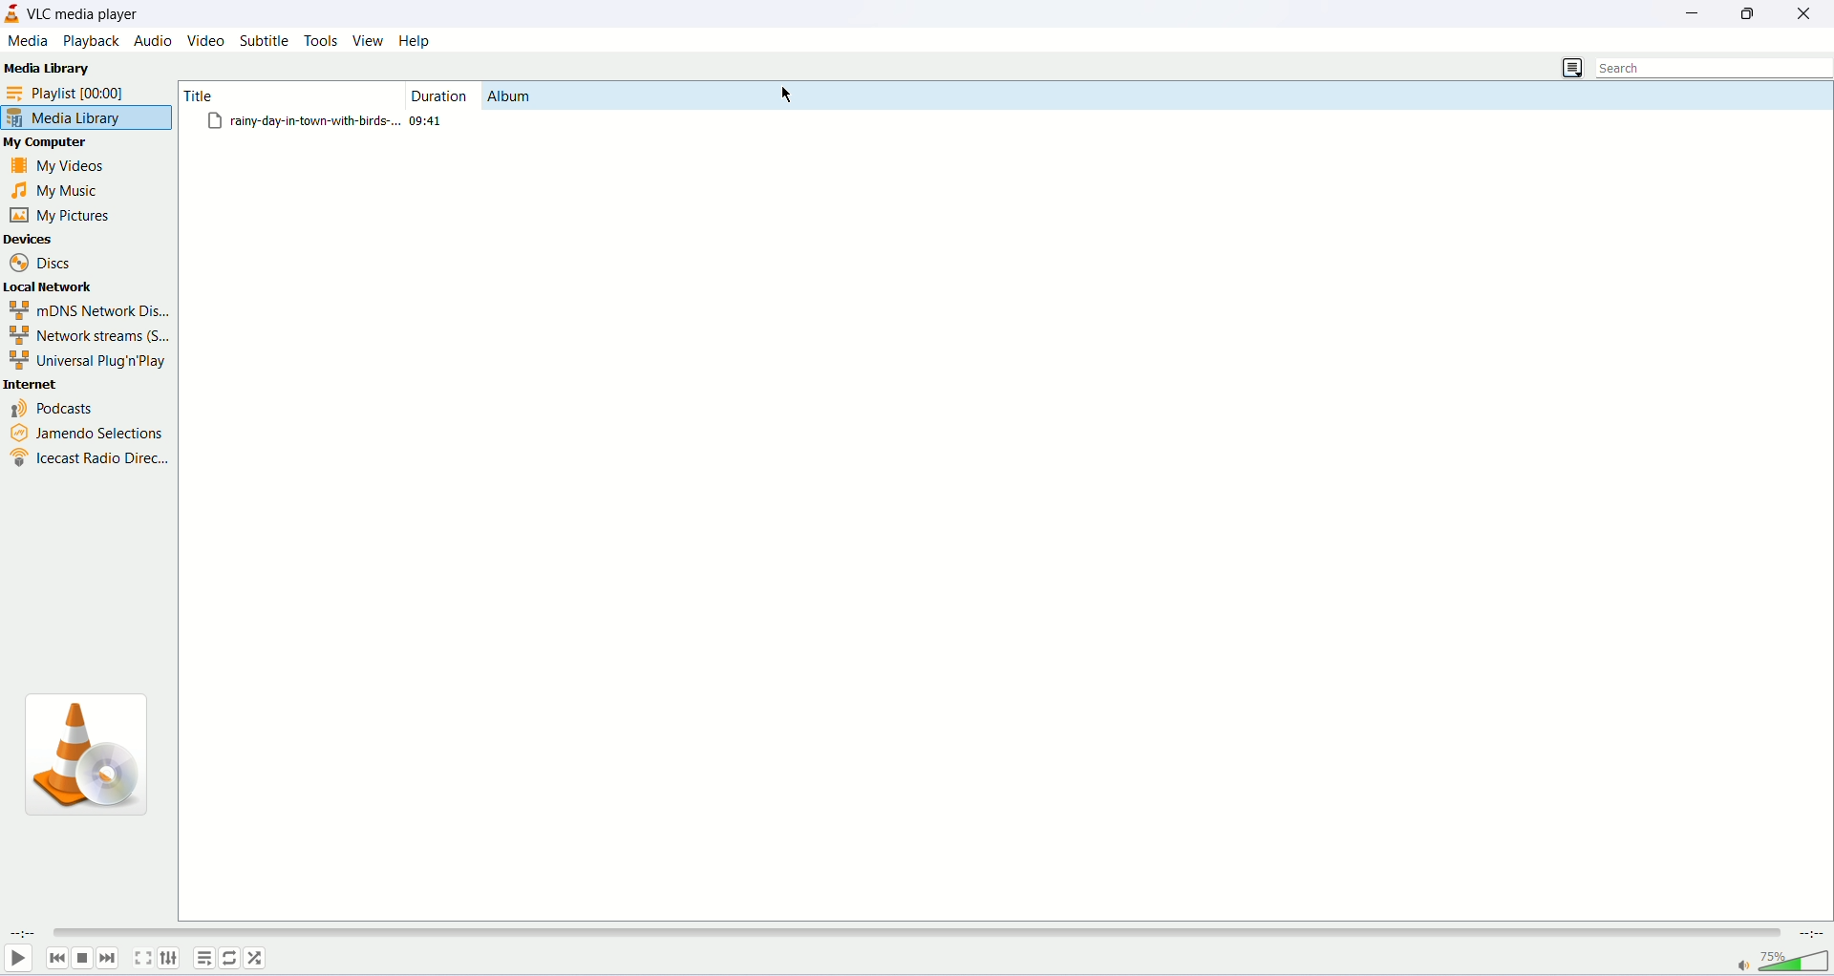 The height and width of the screenshot is (976, 1834). What do you see at coordinates (93, 40) in the screenshot?
I see `playback` at bounding box center [93, 40].